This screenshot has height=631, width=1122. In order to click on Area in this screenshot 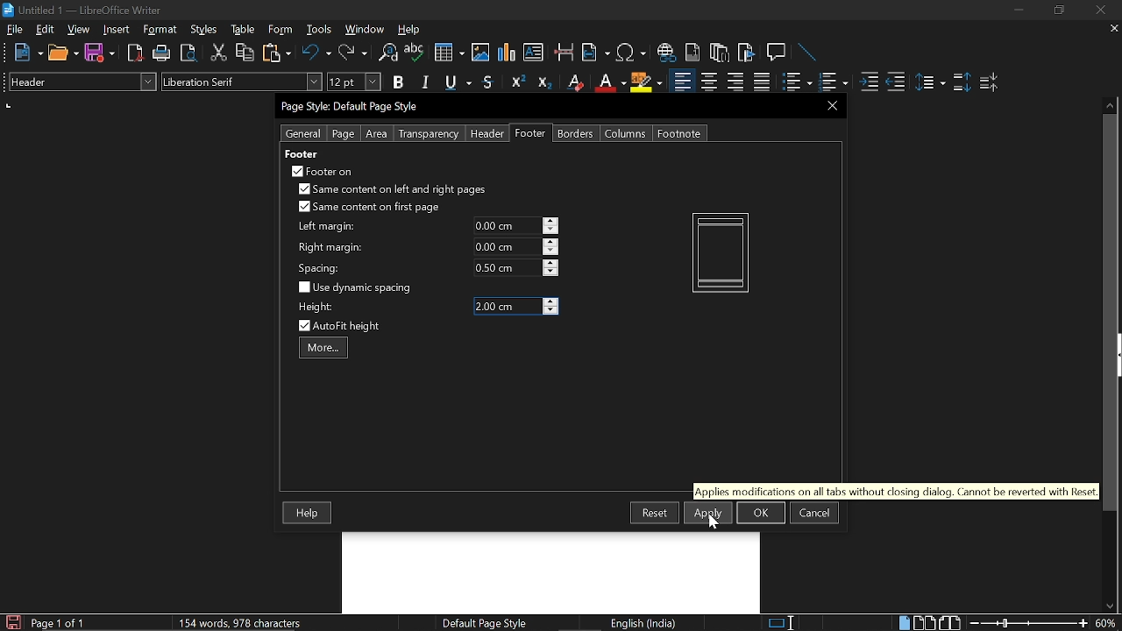, I will do `click(377, 134)`.